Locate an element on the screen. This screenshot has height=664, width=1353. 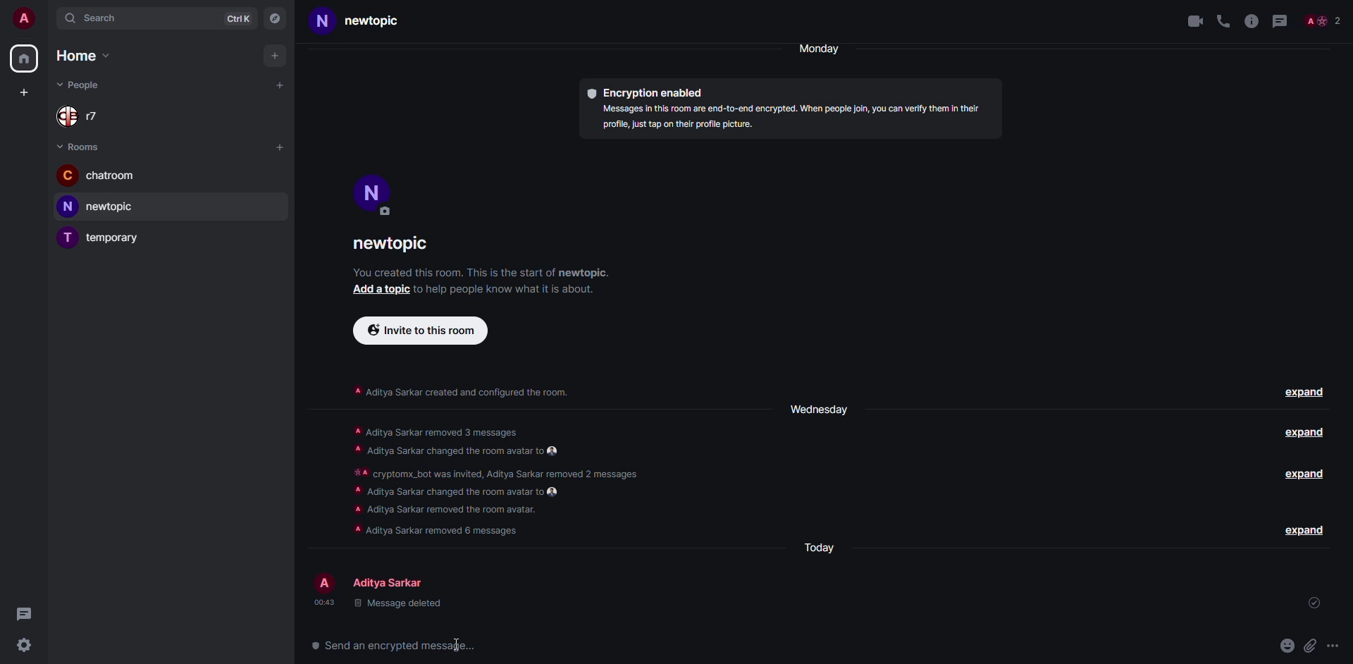
home is located at coordinates (25, 59).